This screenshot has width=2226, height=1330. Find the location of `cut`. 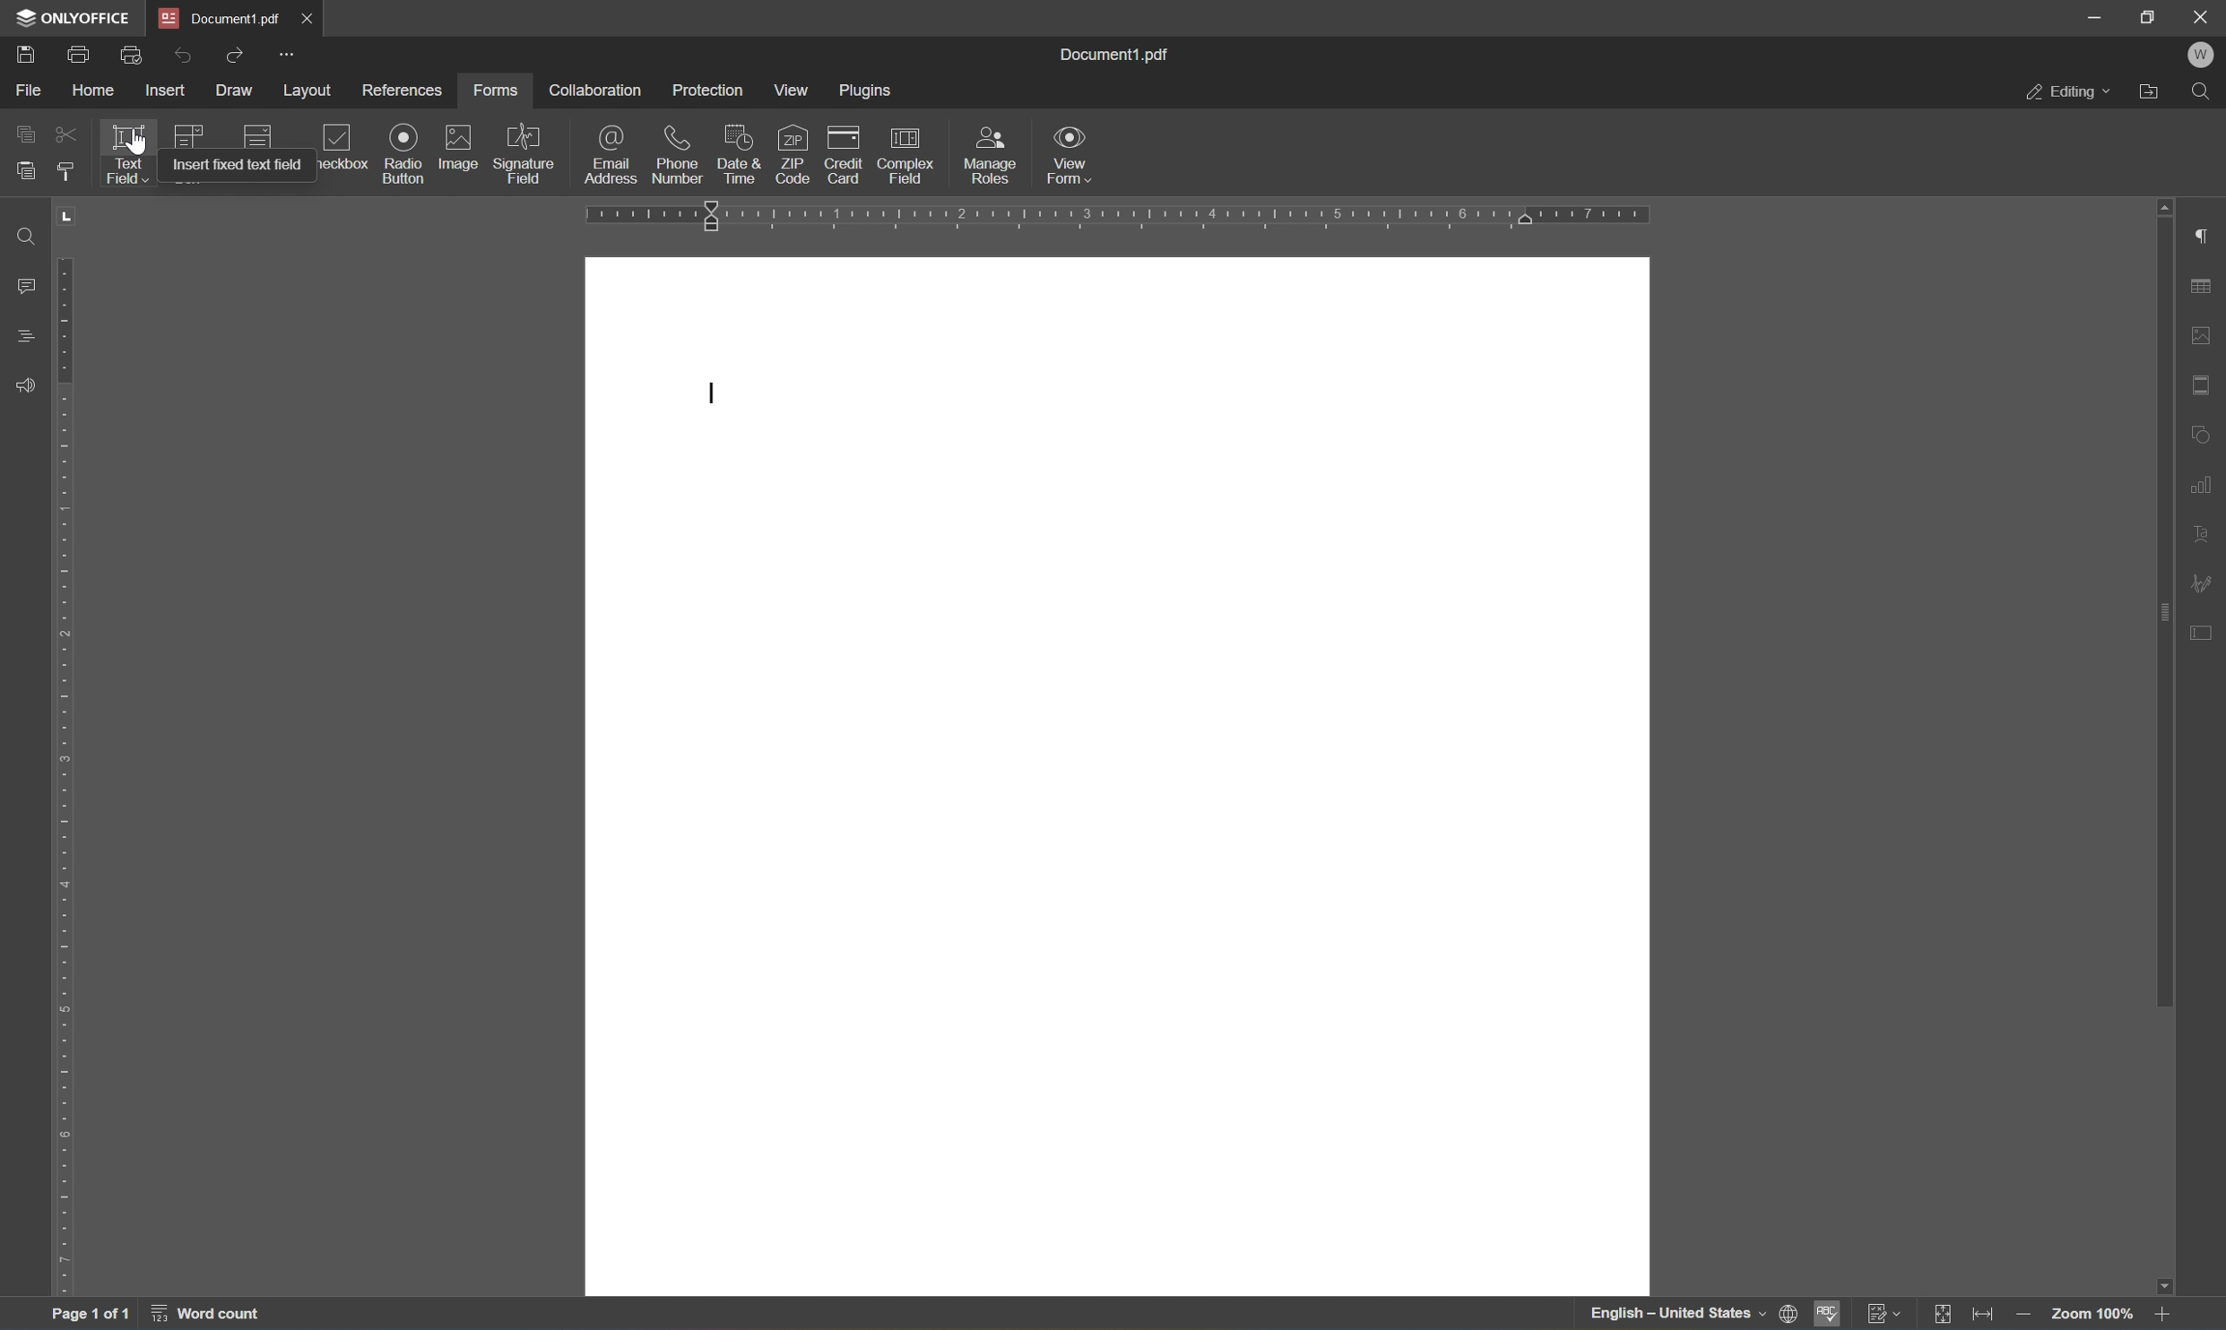

cut is located at coordinates (65, 135).